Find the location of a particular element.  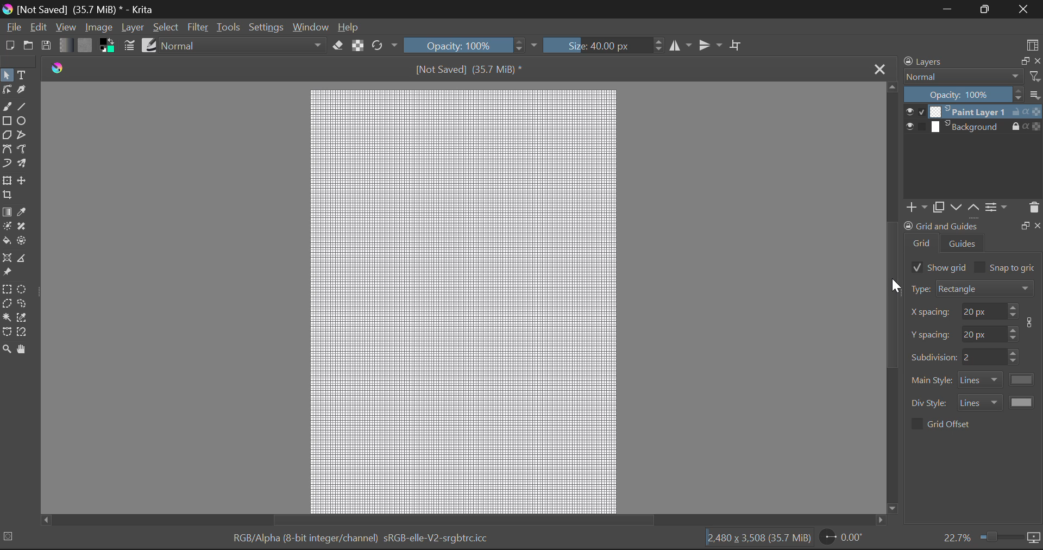

File is located at coordinates (13, 28).